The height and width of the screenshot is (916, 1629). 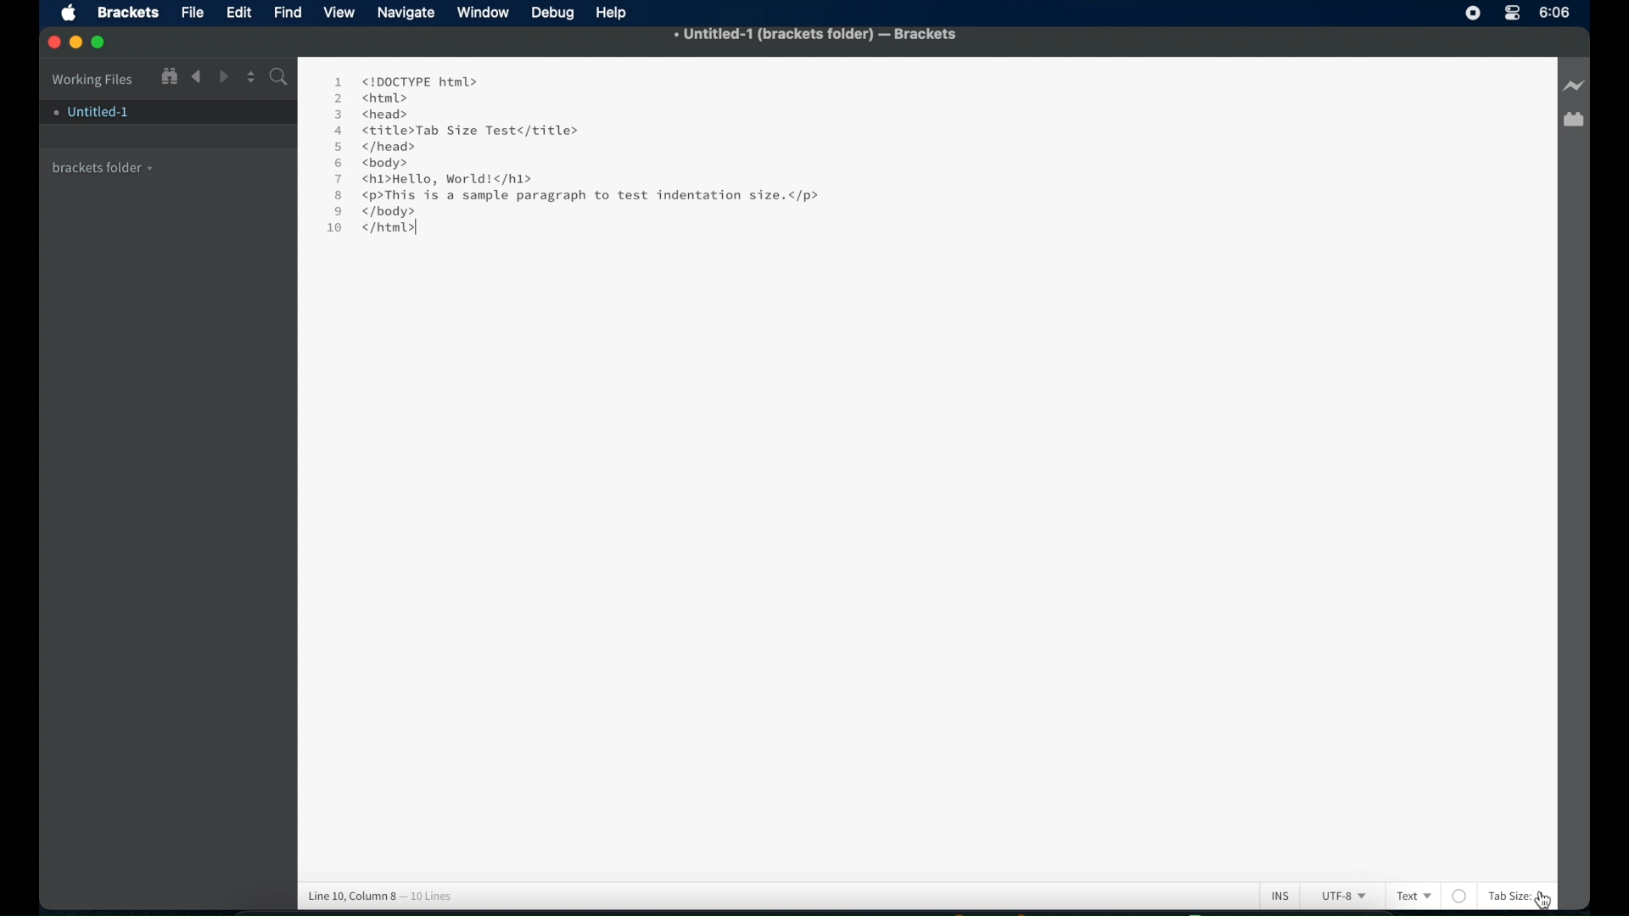 I want to click on Debug, so click(x=555, y=14).